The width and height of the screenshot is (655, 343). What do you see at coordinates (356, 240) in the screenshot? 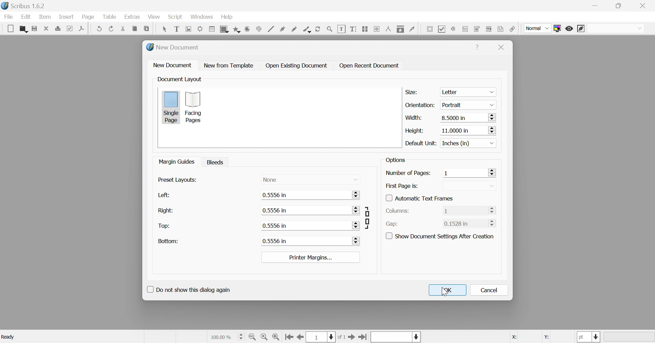
I see `slider` at bounding box center [356, 240].